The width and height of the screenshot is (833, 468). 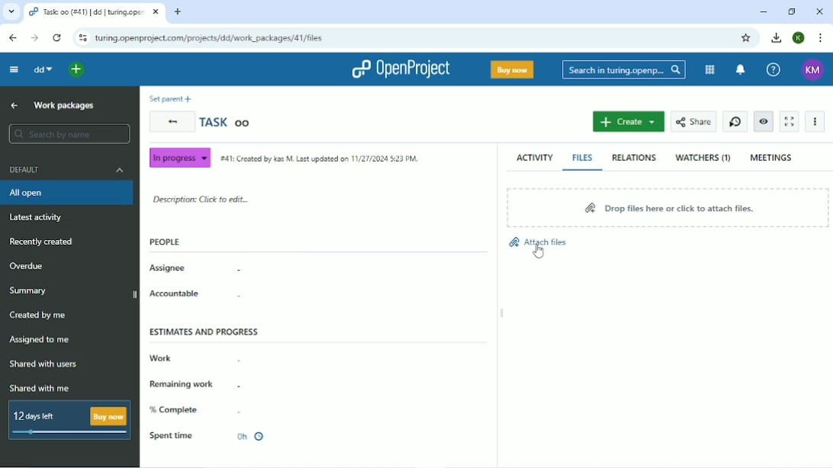 What do you see at coordinates (66, 420) in the screenshot?
I see `12 days left buy now` at bounding box center [66, 420].